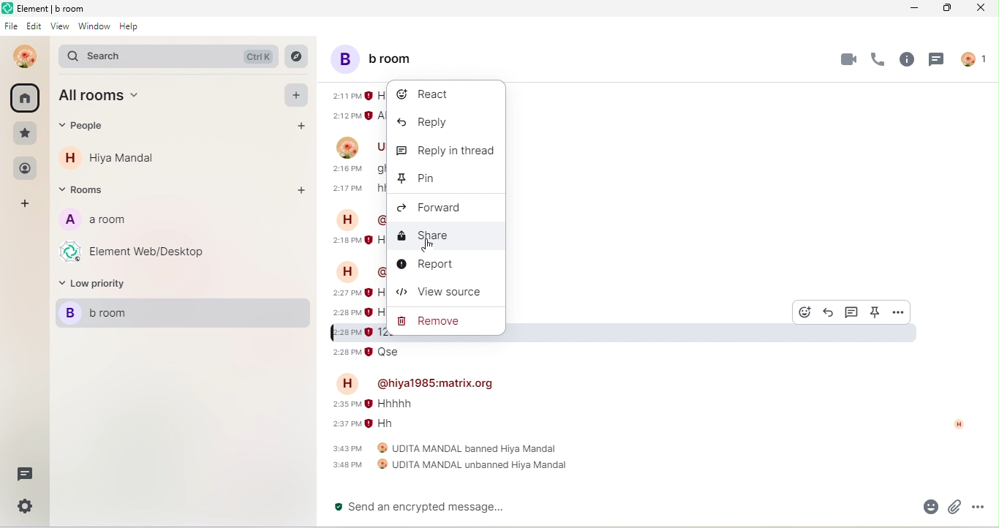  Describe the element at coordinates (806, 311) in the screenshot. I see `react` at that location.